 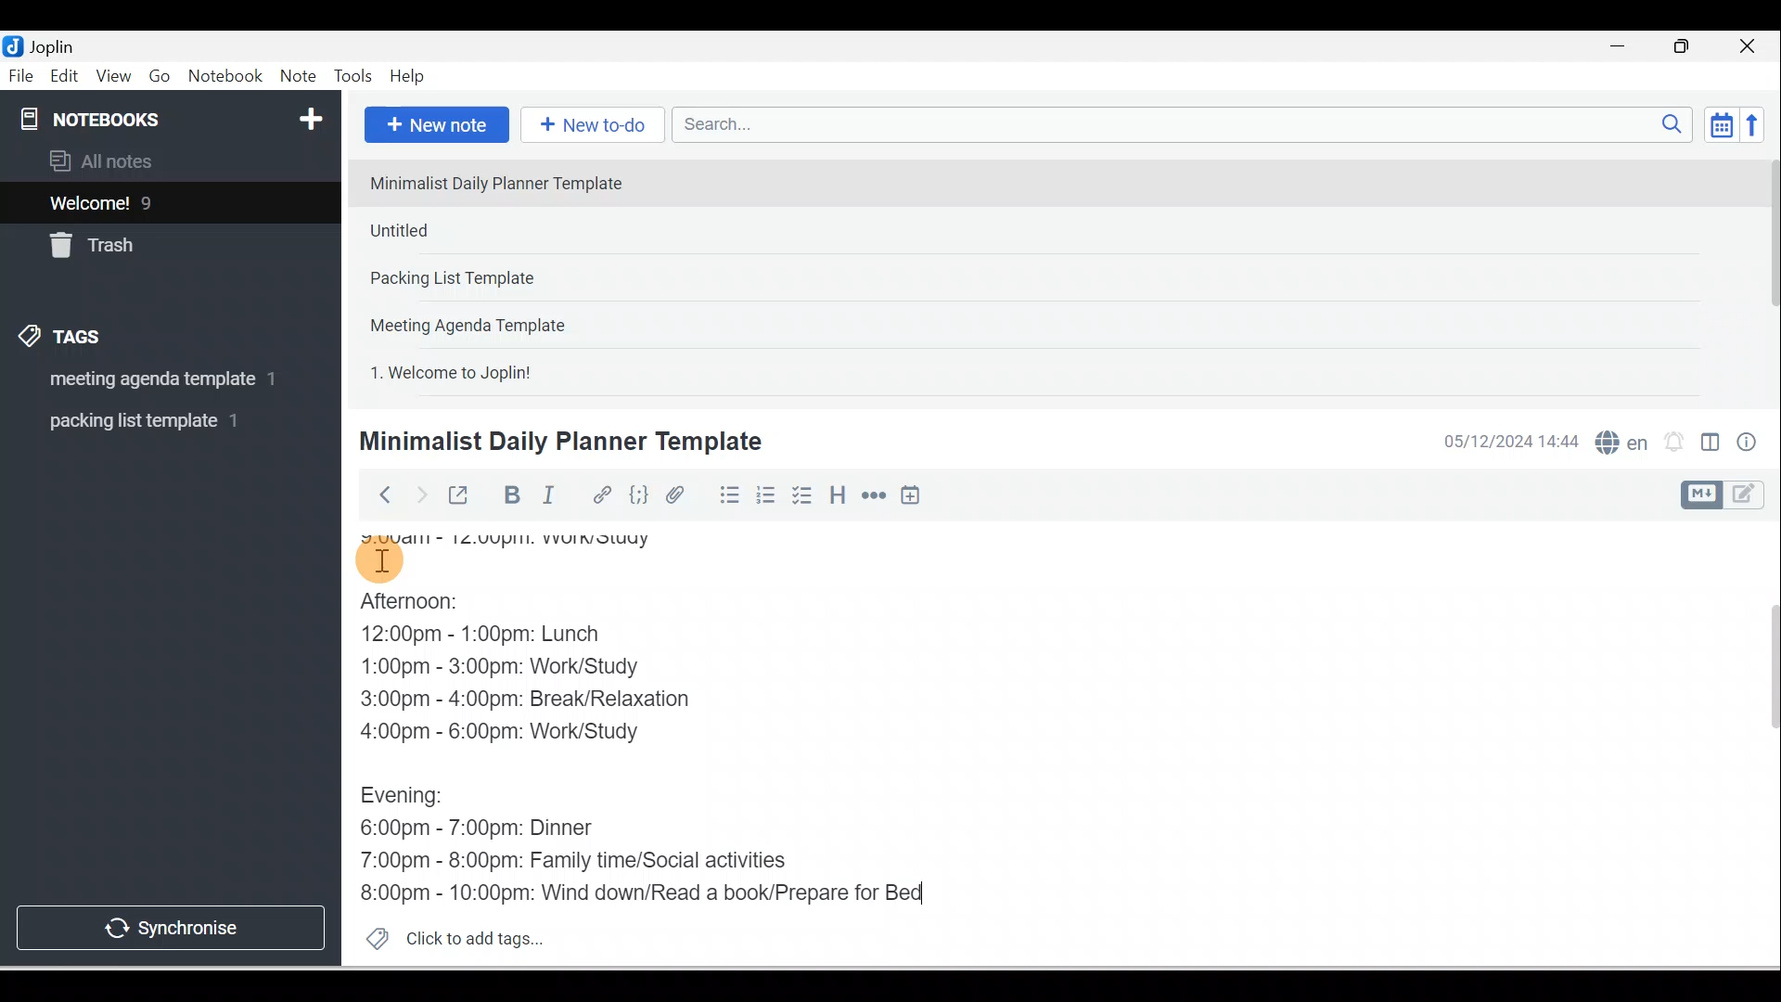 What do you see at coordinates (57, 45) in the screenshot?
I see `Joplin` at bounding box center [57, 45].